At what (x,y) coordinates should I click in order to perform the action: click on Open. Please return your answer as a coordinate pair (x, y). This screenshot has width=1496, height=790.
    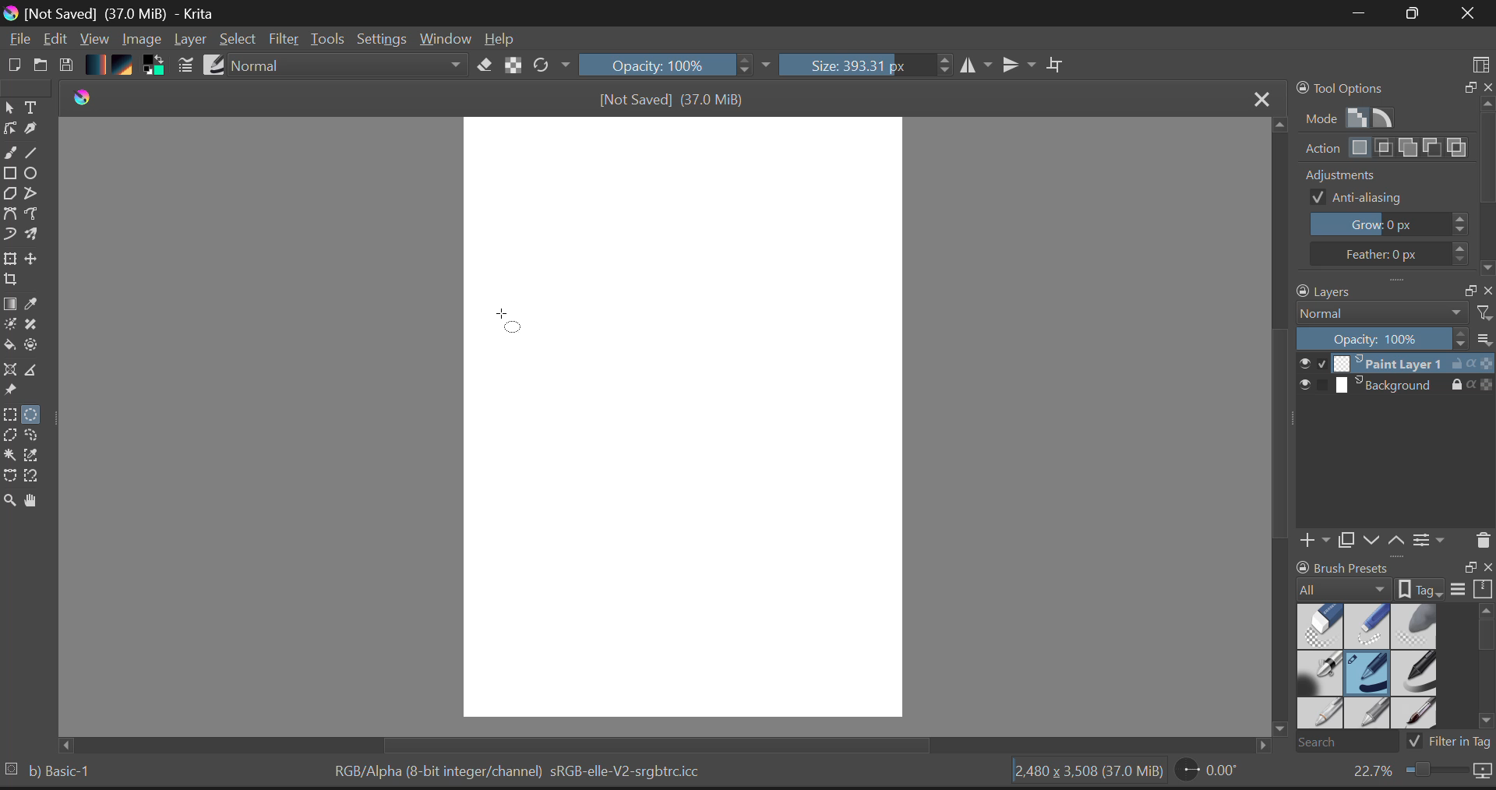
    Looking at the image, I should click on (41, 62).